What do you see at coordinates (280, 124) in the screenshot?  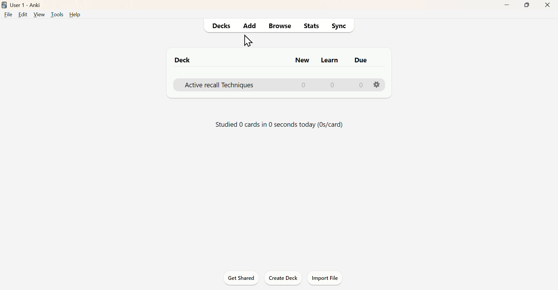 I see `Status od Activity` at bounding box center [280, 124].